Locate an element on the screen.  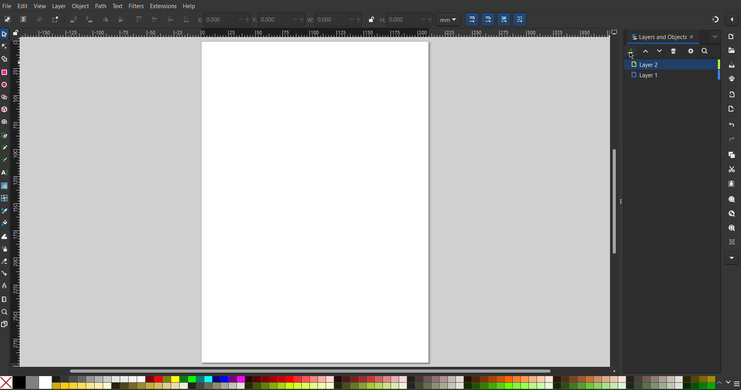
Mirror Horizontally is located at coordinates (121, 19).